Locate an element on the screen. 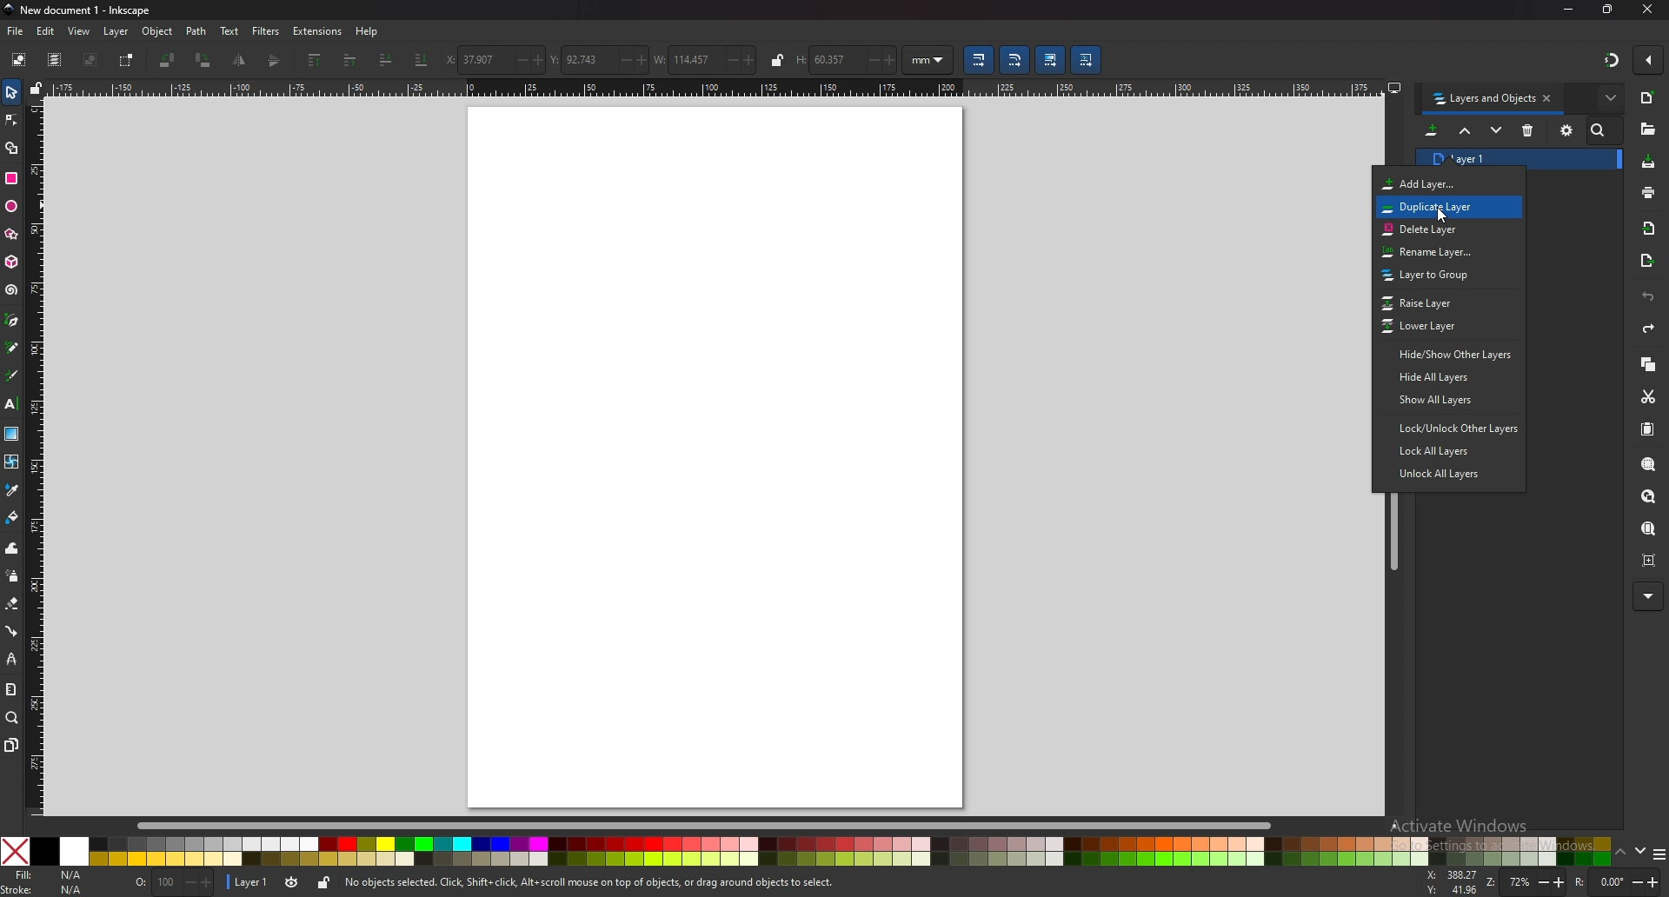  down is located at coordinates (1639, 850).